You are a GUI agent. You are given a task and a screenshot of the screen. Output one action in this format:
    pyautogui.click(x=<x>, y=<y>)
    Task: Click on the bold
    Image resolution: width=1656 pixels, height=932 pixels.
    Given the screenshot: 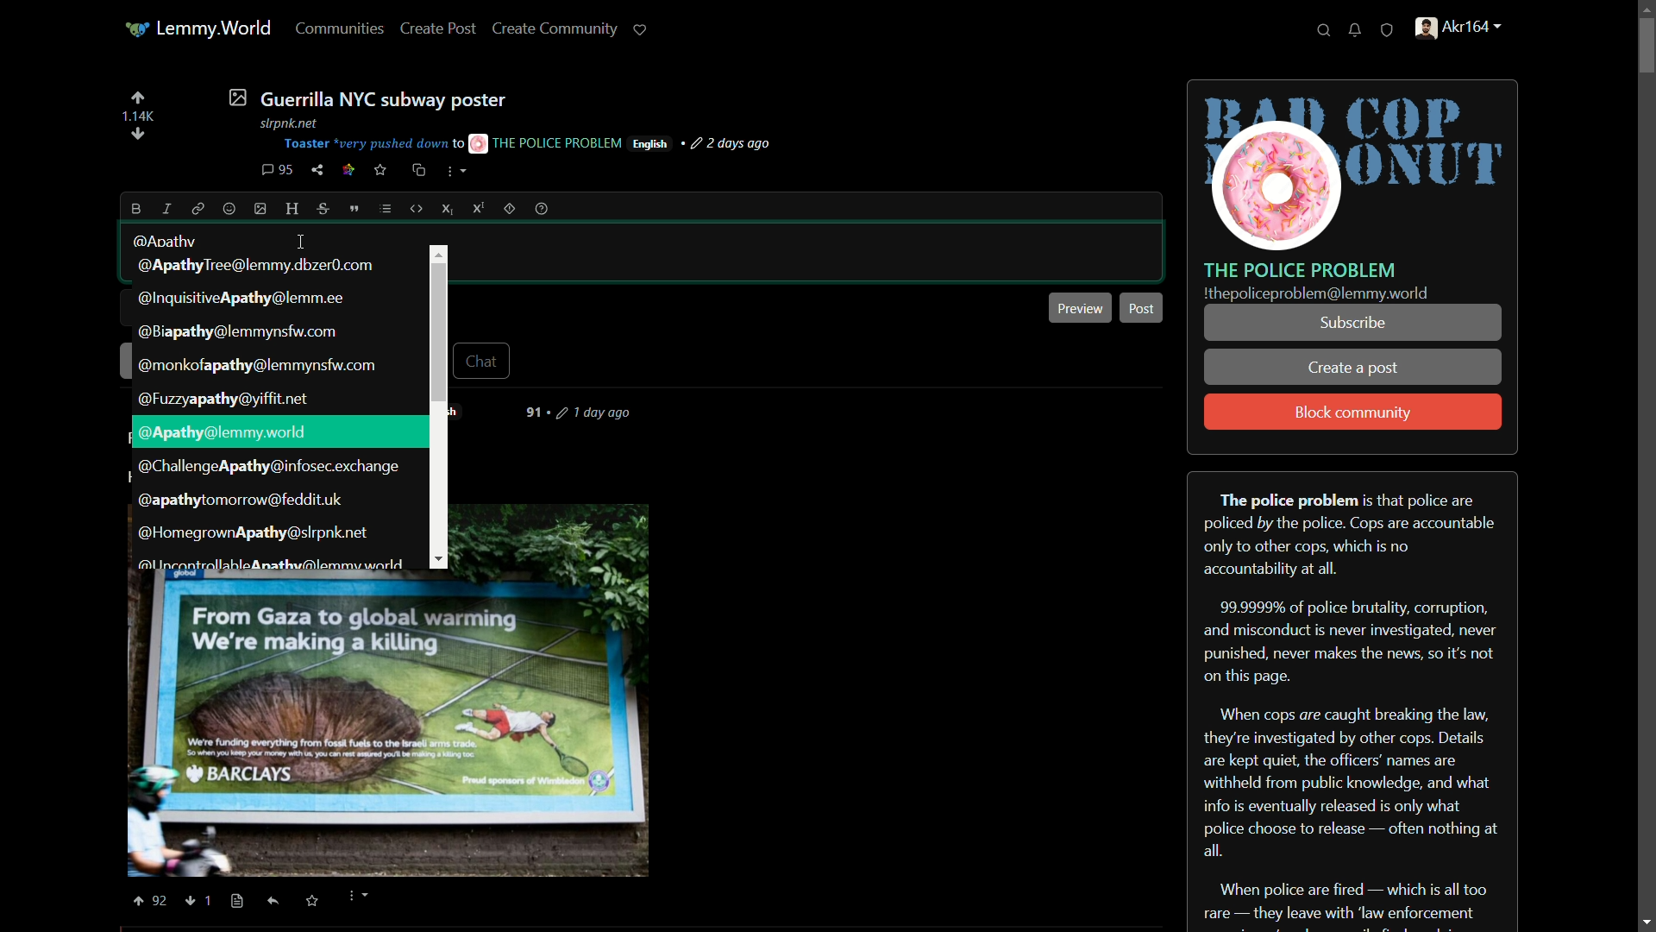 What is the action you would take?
    pyautogui.click(x=137, y=209)
    